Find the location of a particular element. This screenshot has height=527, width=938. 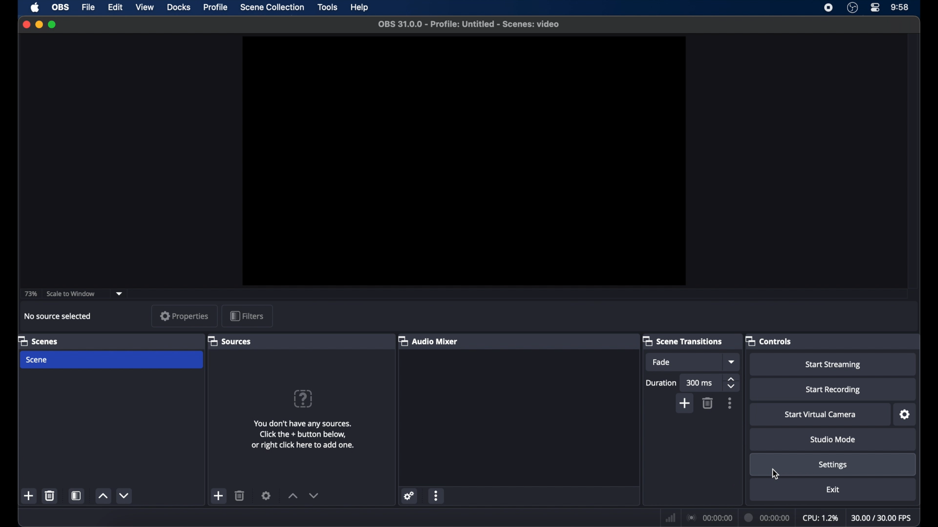

dropdown is located at coordinates (119, 293).